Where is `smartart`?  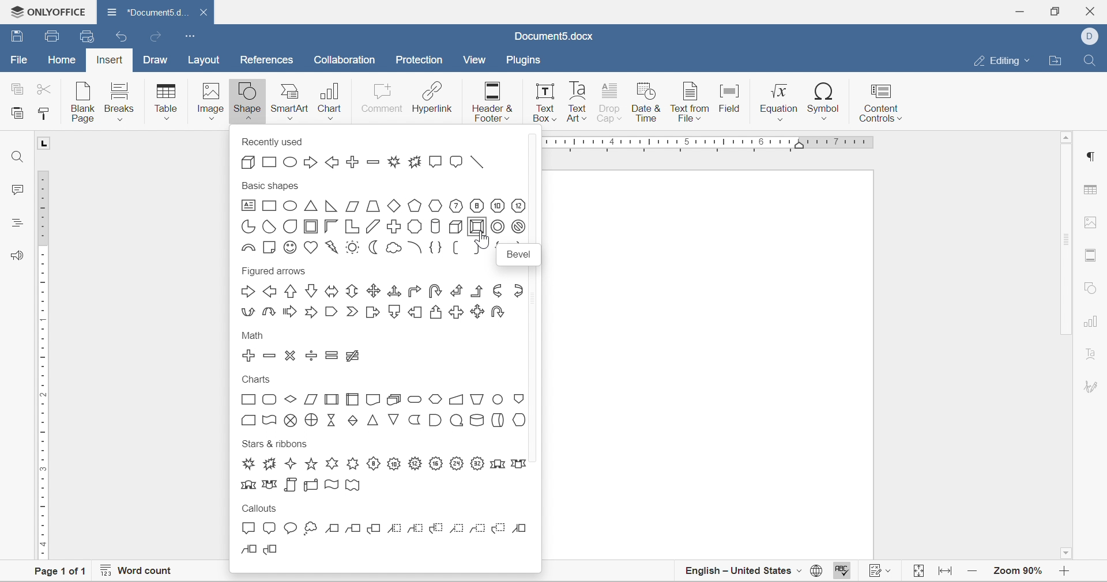 smartart is located at coordinates (291, 97).